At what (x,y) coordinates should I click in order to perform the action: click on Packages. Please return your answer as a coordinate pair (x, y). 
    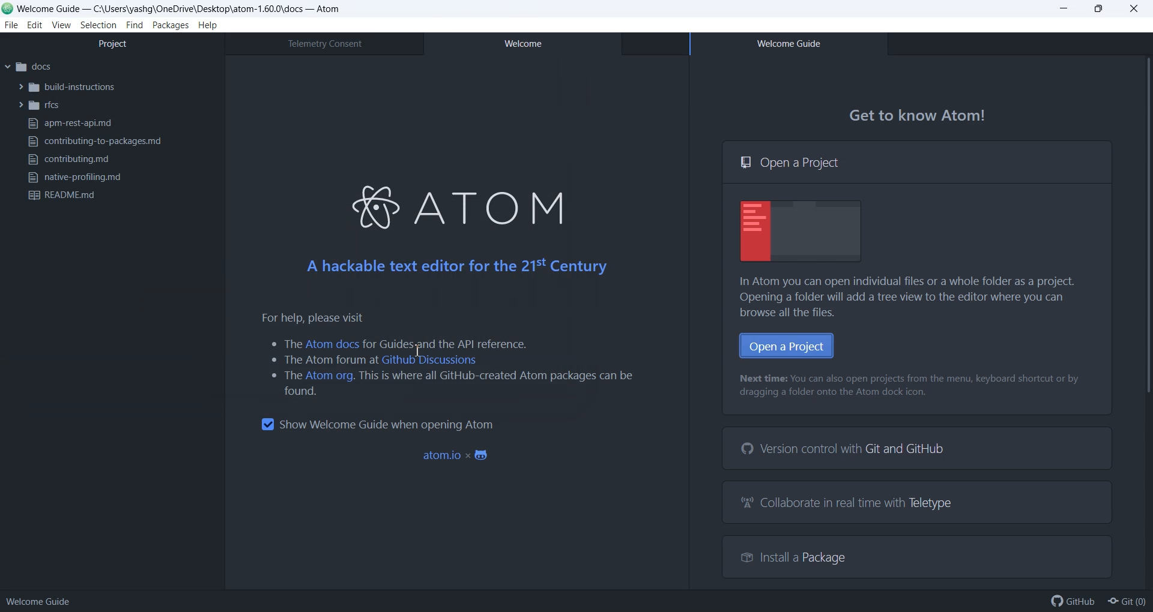
    Looking at the image, I should click on (171, 25).